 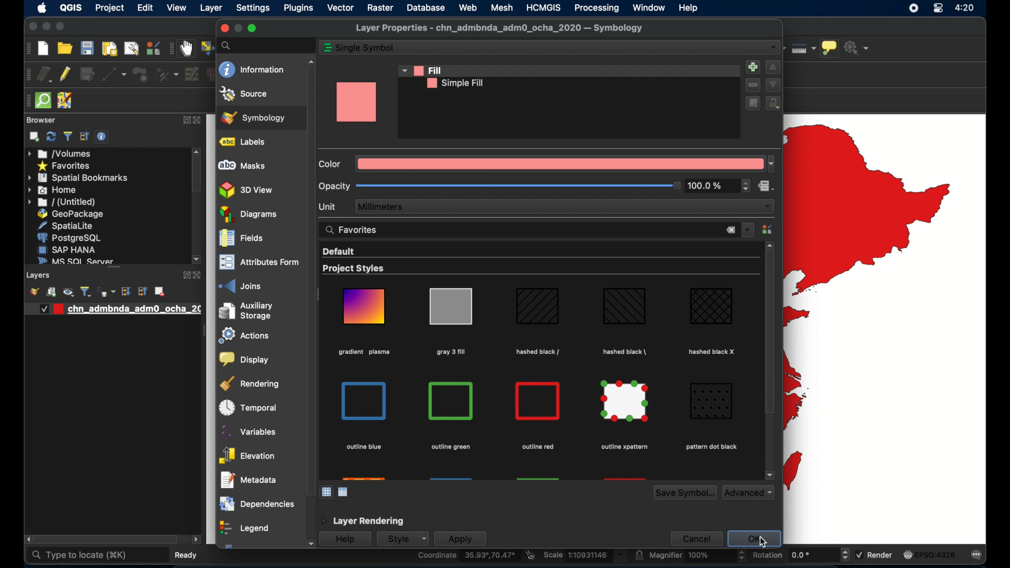 What do you see at coordinates (930, 554) in the screenshot?
I see `EPSG:4326` at bounding box center [930, 554].